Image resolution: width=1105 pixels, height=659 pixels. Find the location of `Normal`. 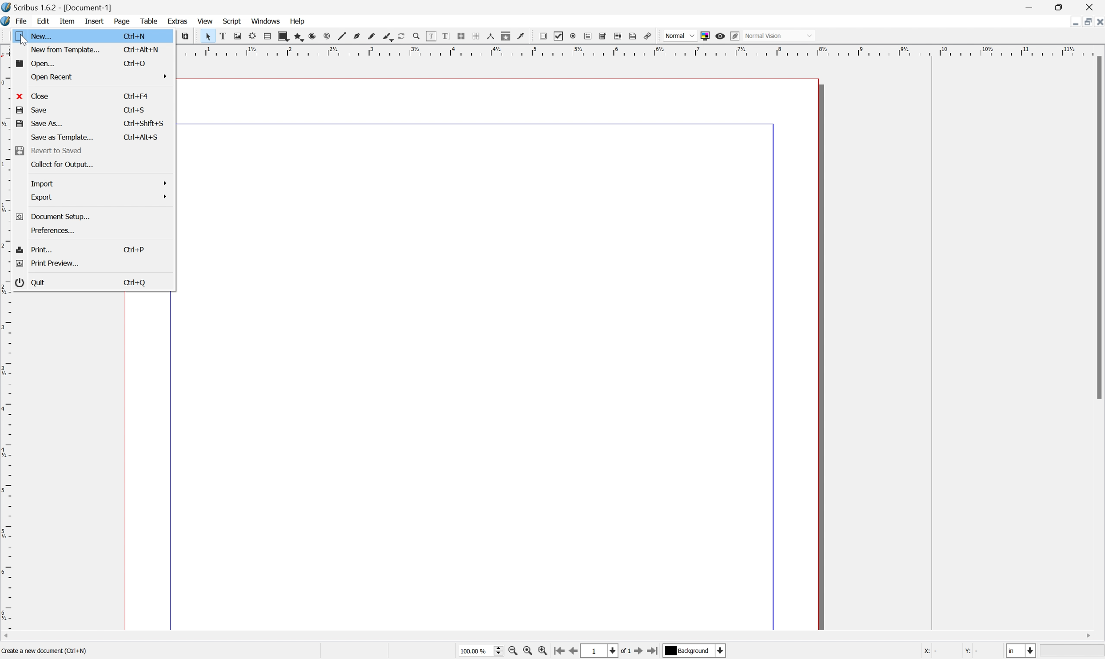

Normal is located at coordinates (678, 36).